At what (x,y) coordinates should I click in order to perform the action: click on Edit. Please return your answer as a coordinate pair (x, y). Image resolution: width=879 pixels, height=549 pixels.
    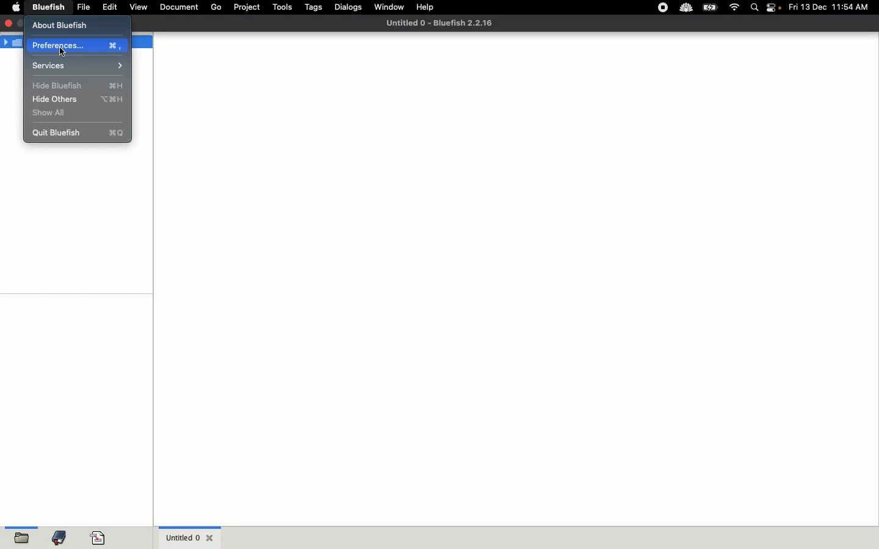
    Looking at the image, I should click on (110, 7).